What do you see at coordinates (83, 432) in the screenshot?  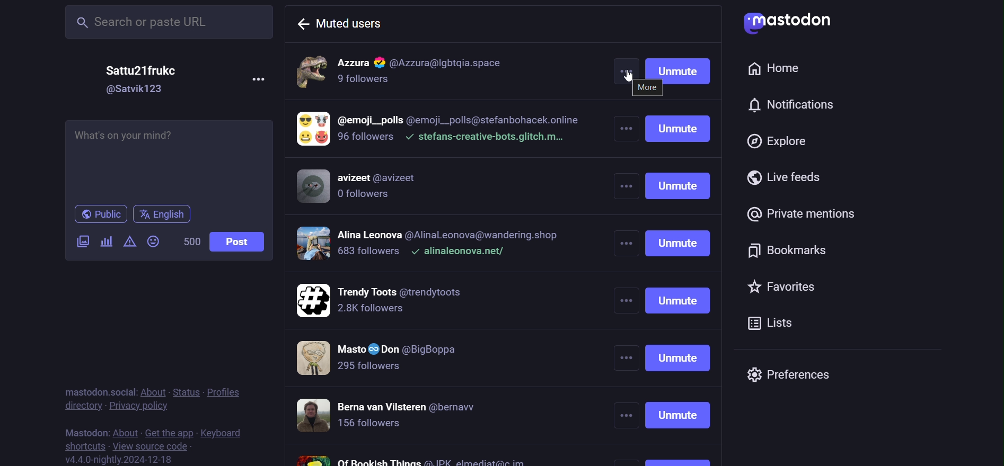 I see `mastodon` at bounding box center [83, 432].